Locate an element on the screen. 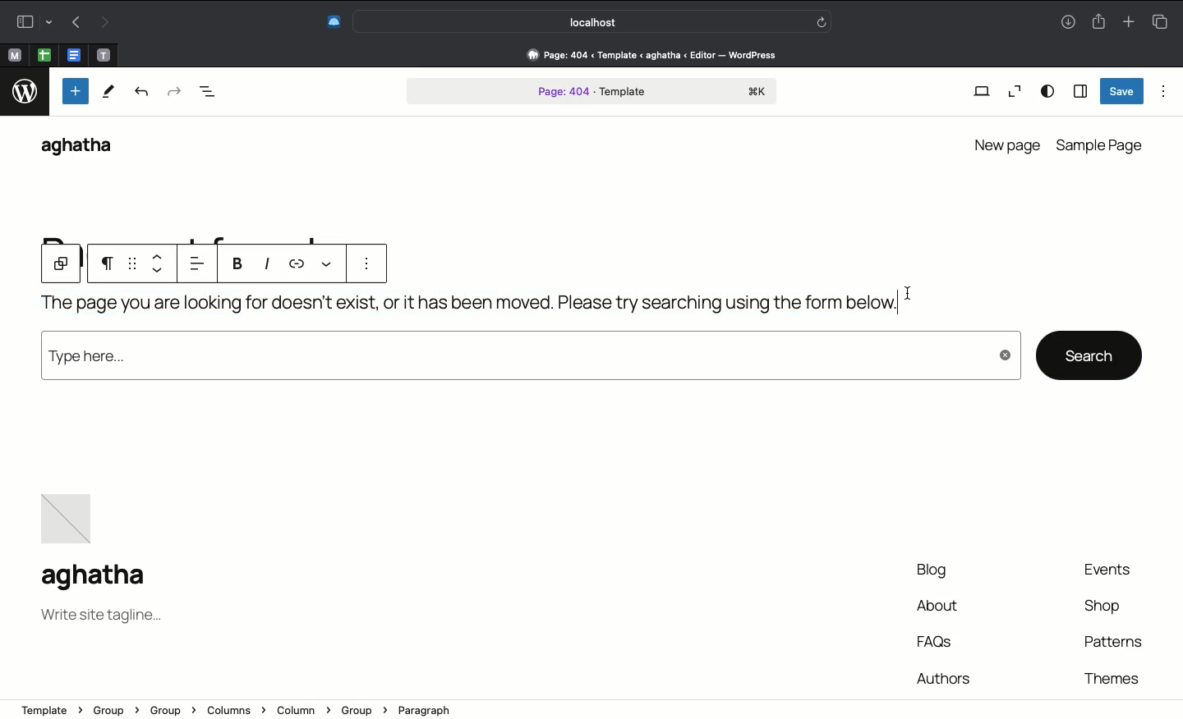 Image resolution: width=1183 pixels, height=719 pixels. Share is located at coordinates (1098, 20).